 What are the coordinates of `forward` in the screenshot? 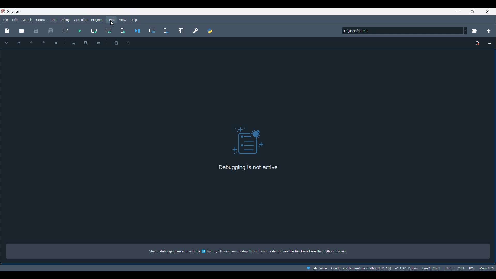 It's located at (19, 43).